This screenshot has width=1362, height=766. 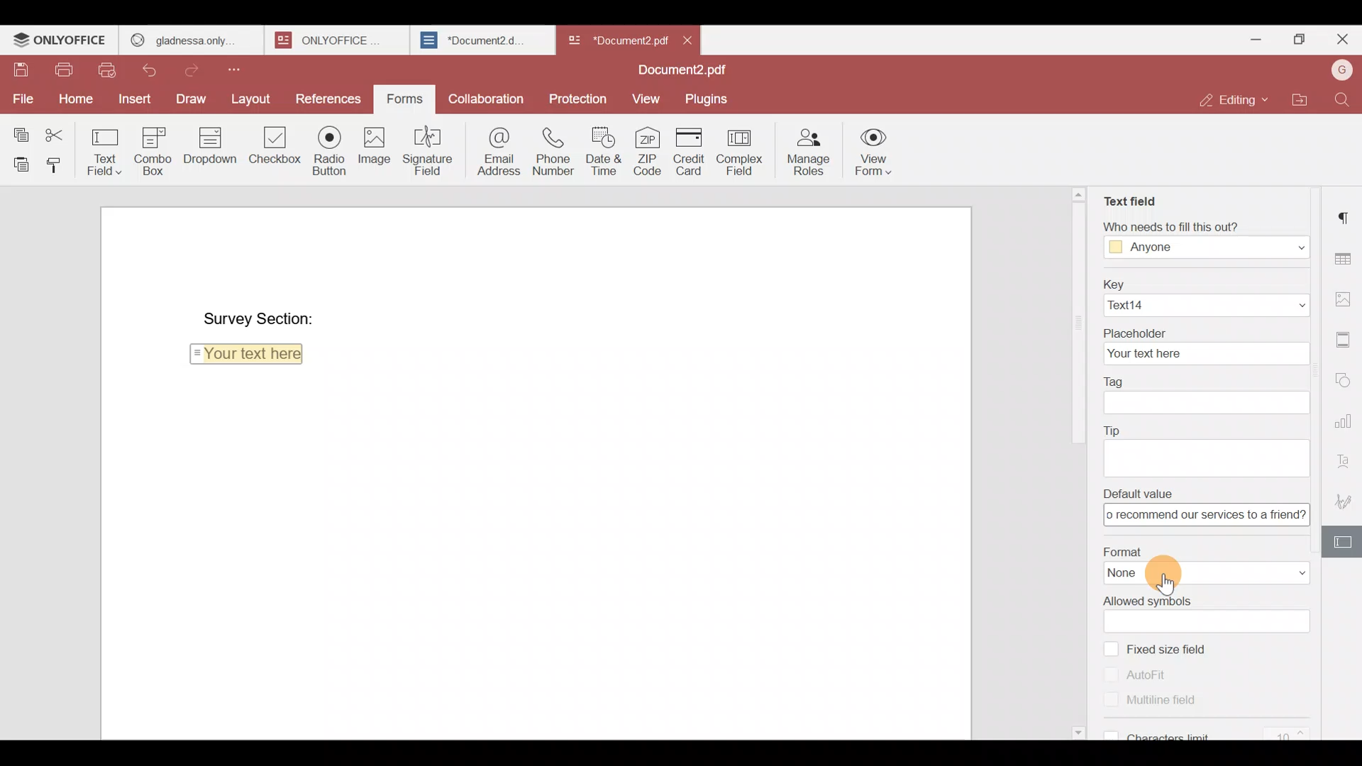 What do you see at coordinates (187, 37) in the screenshot?
I see `GLADNESS ONLY` at bounding box center [187, 37].